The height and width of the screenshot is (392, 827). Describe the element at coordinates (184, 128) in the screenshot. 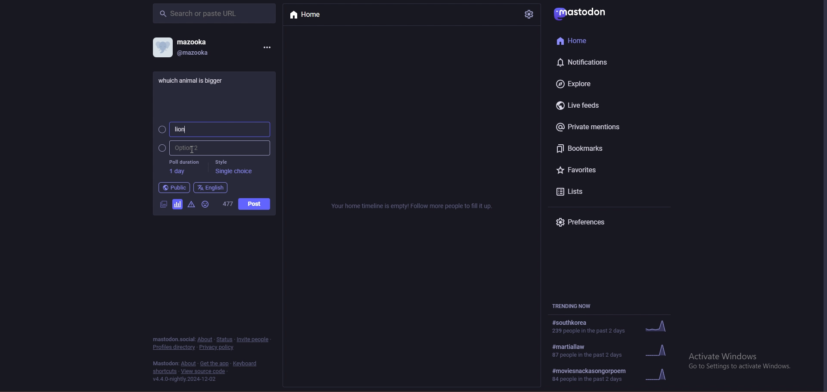

I see `typing cursor` at that location.